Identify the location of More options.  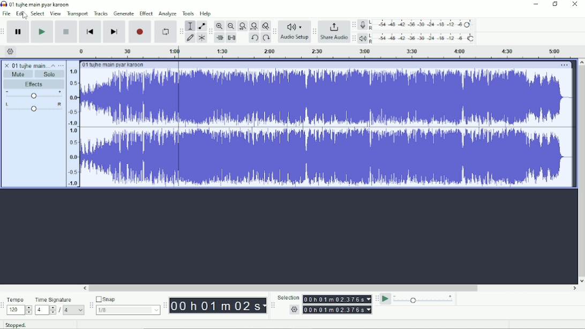
(564, 65).